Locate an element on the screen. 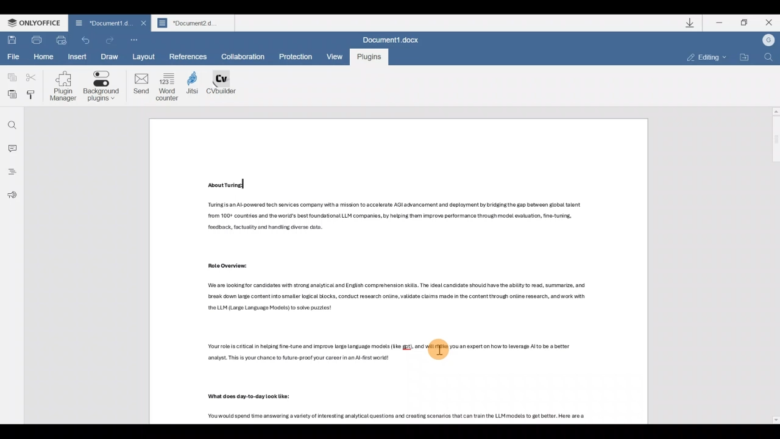 The image size is (780, 439). Plugin manager is located at coordinates (62, 87).